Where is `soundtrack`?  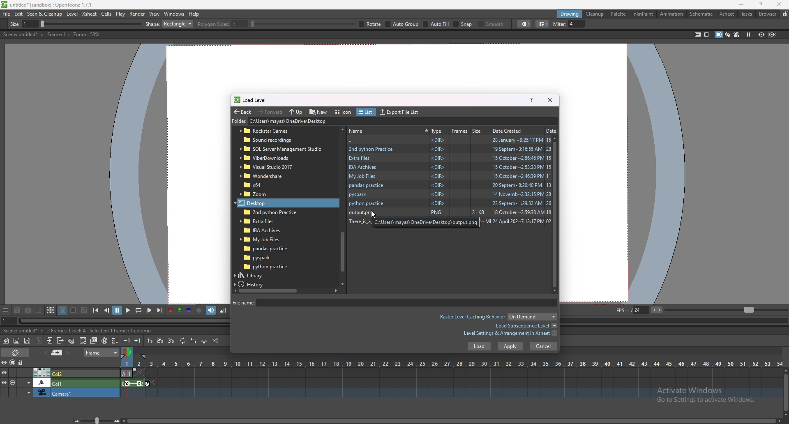
soundtrack is located at coordinates (211, 310).